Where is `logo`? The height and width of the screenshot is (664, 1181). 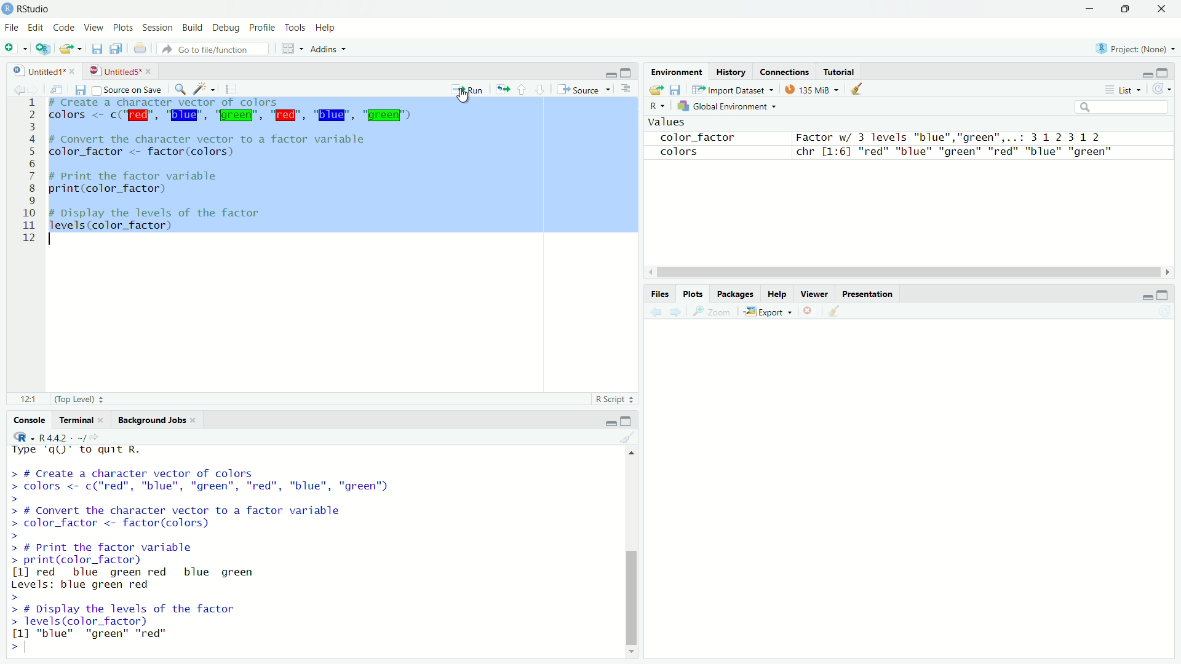 logo is located at coordinates (7, 9).